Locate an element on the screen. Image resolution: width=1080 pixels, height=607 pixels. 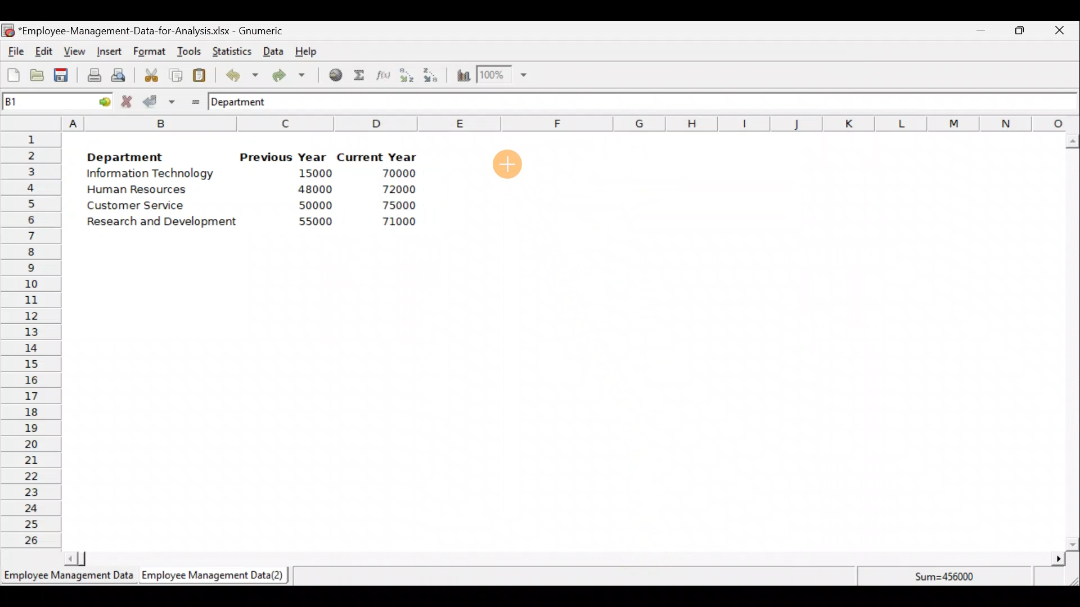
Print preview is located at coordinates (118, 74).